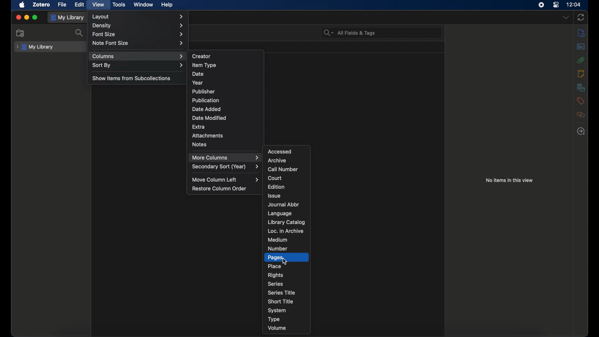 This screenshot has width=599, height=337. Describe the element at coordinates (205, 100) in the screenshot. I see `publication` at that location.